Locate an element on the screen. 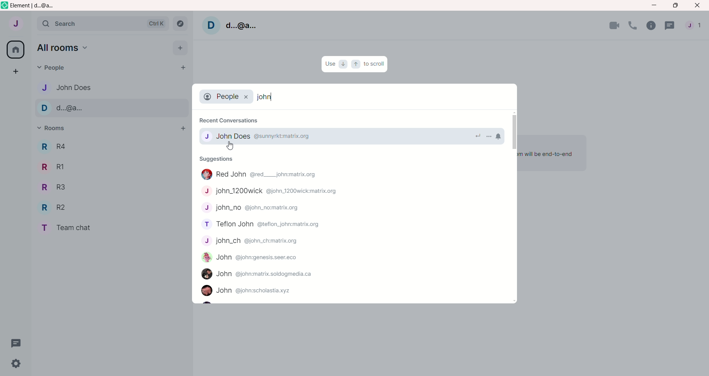  d..@a.. is located at coordinates (65, 108).